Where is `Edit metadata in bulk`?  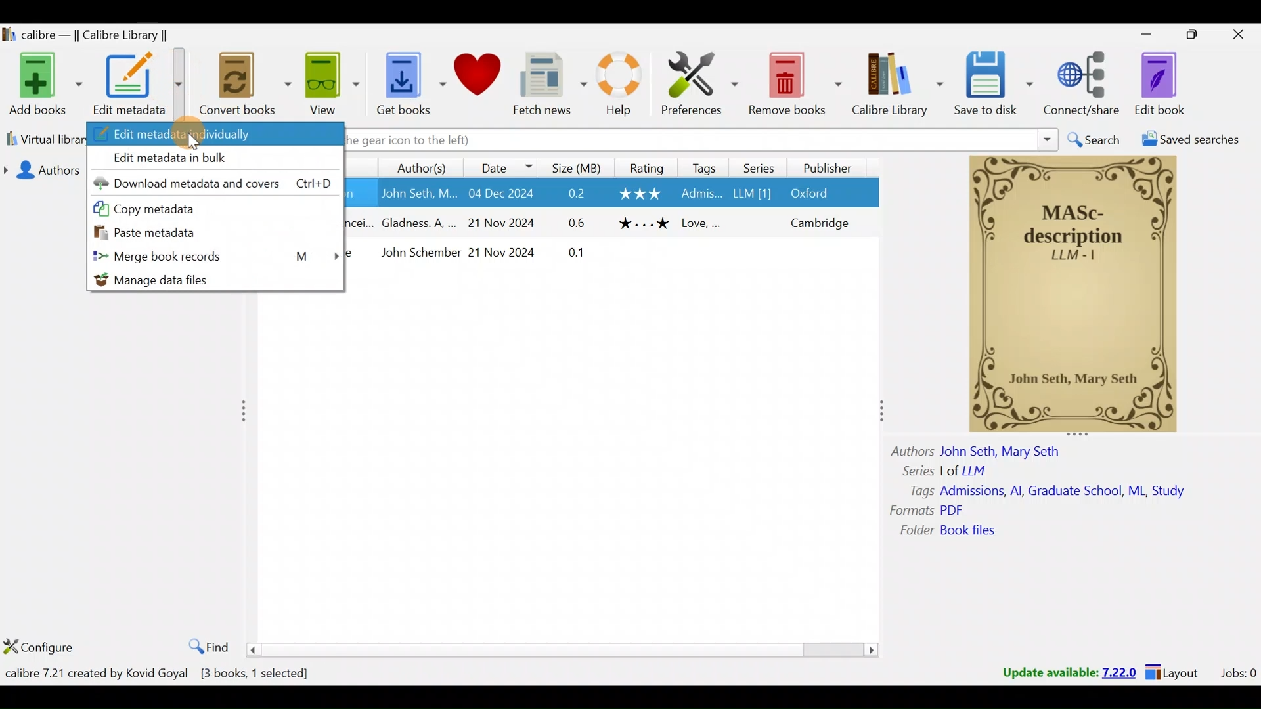
Edit metadata in bulk is located at coordinates (216, 159).